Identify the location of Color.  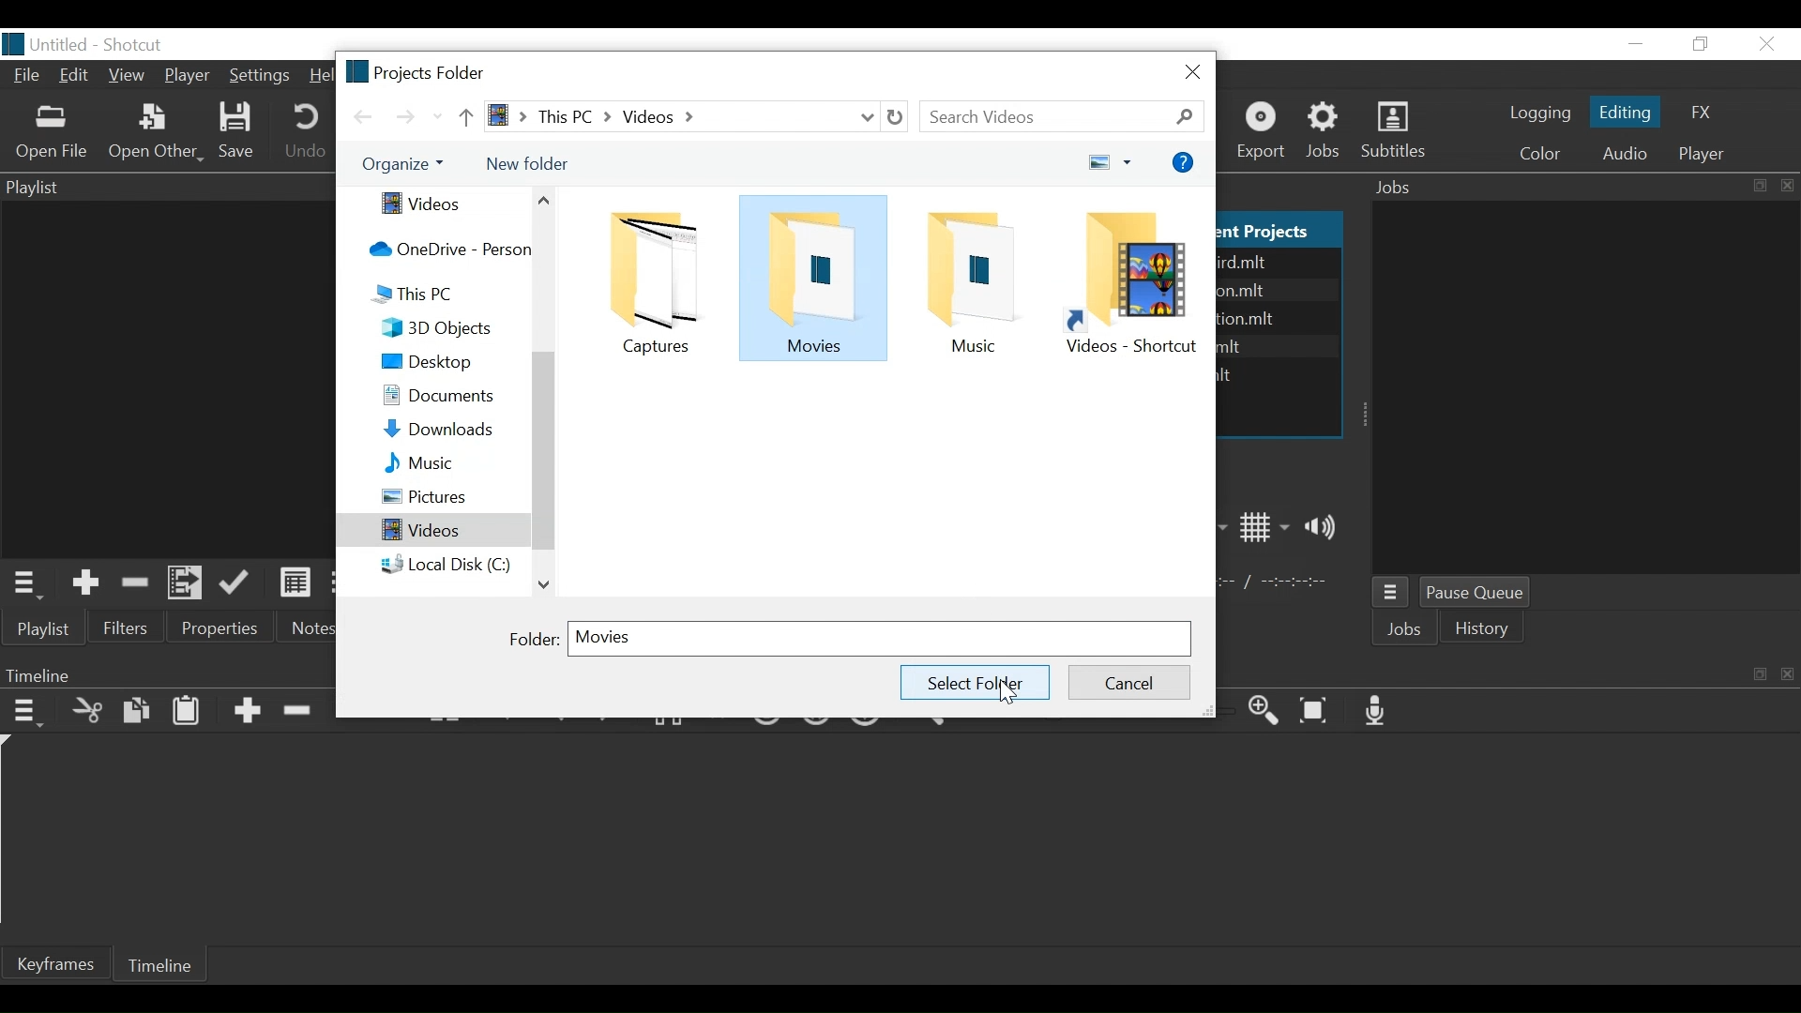
(1540, 153).